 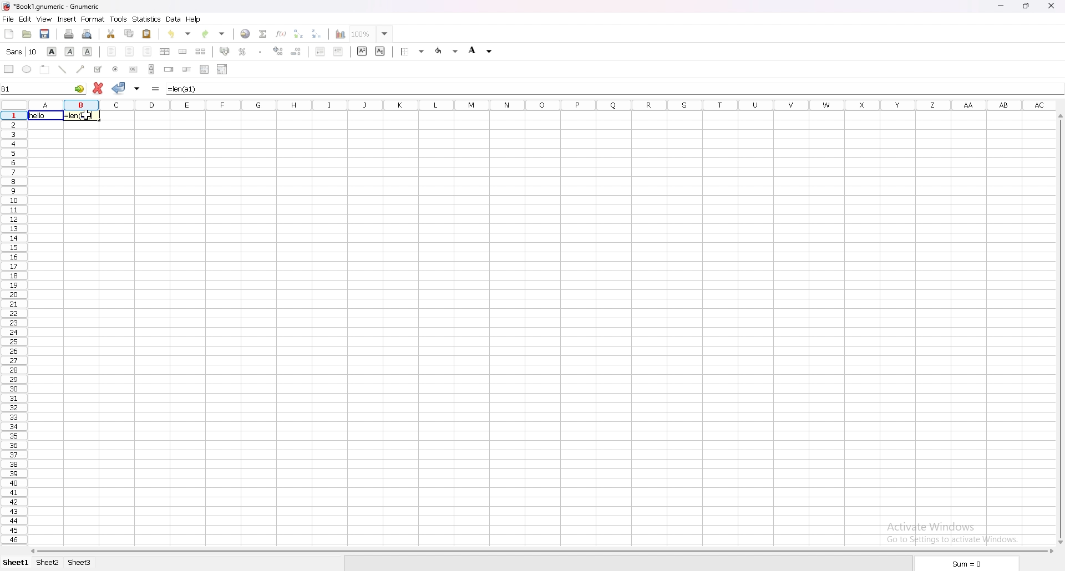 What do you see at coordinates (222, 69) in the screenshot?
I see `combo box` at bounding box center [222, 69].